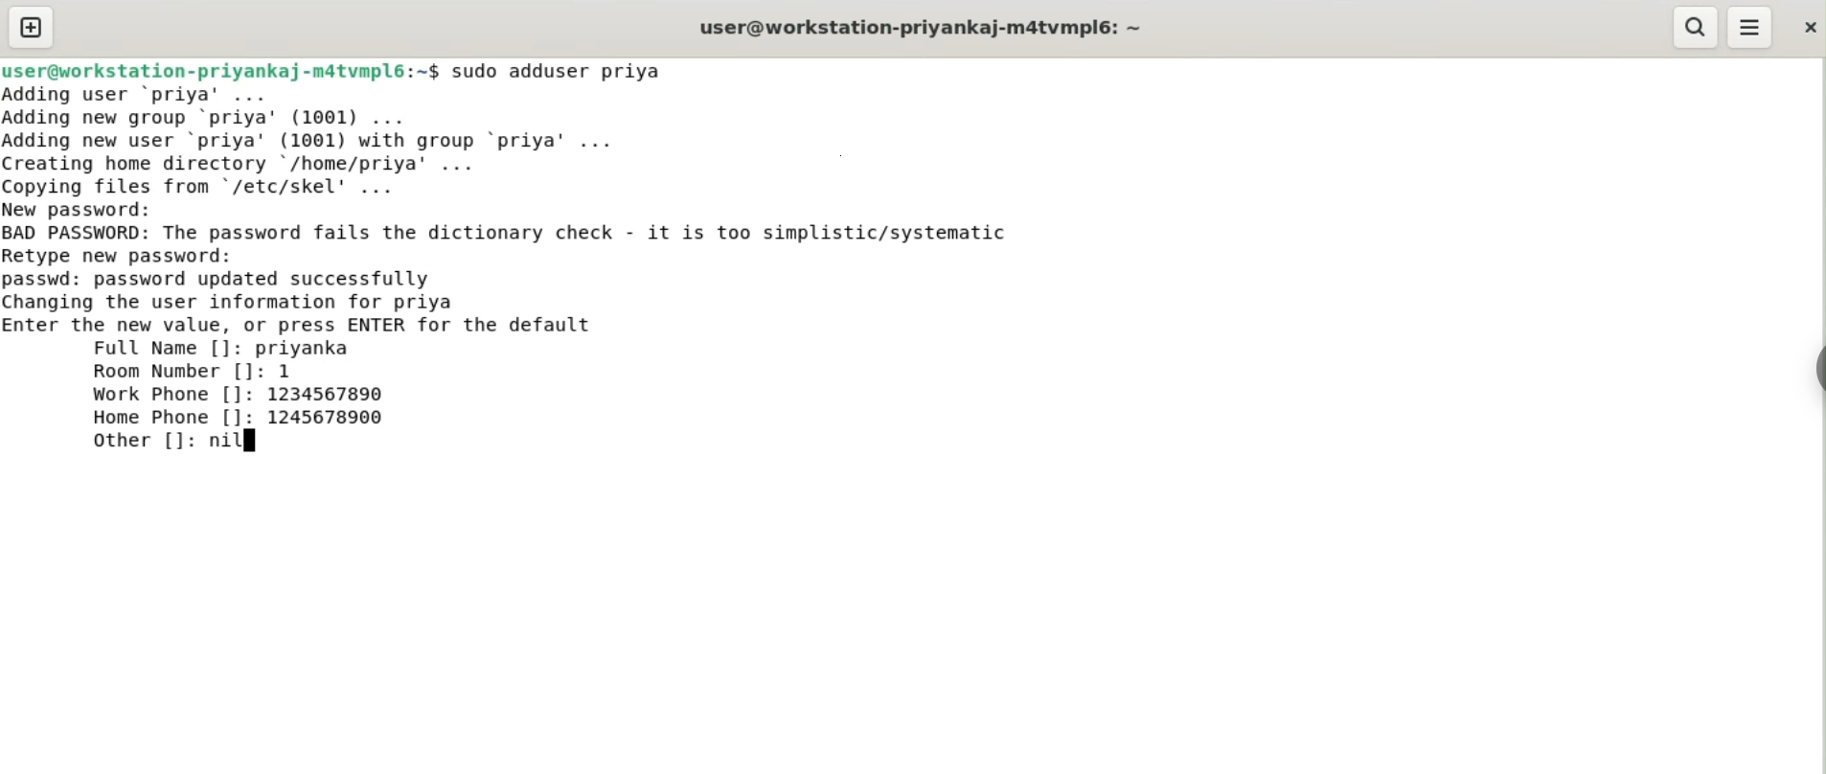  I want to click on sidebar, so click(1816, 370).